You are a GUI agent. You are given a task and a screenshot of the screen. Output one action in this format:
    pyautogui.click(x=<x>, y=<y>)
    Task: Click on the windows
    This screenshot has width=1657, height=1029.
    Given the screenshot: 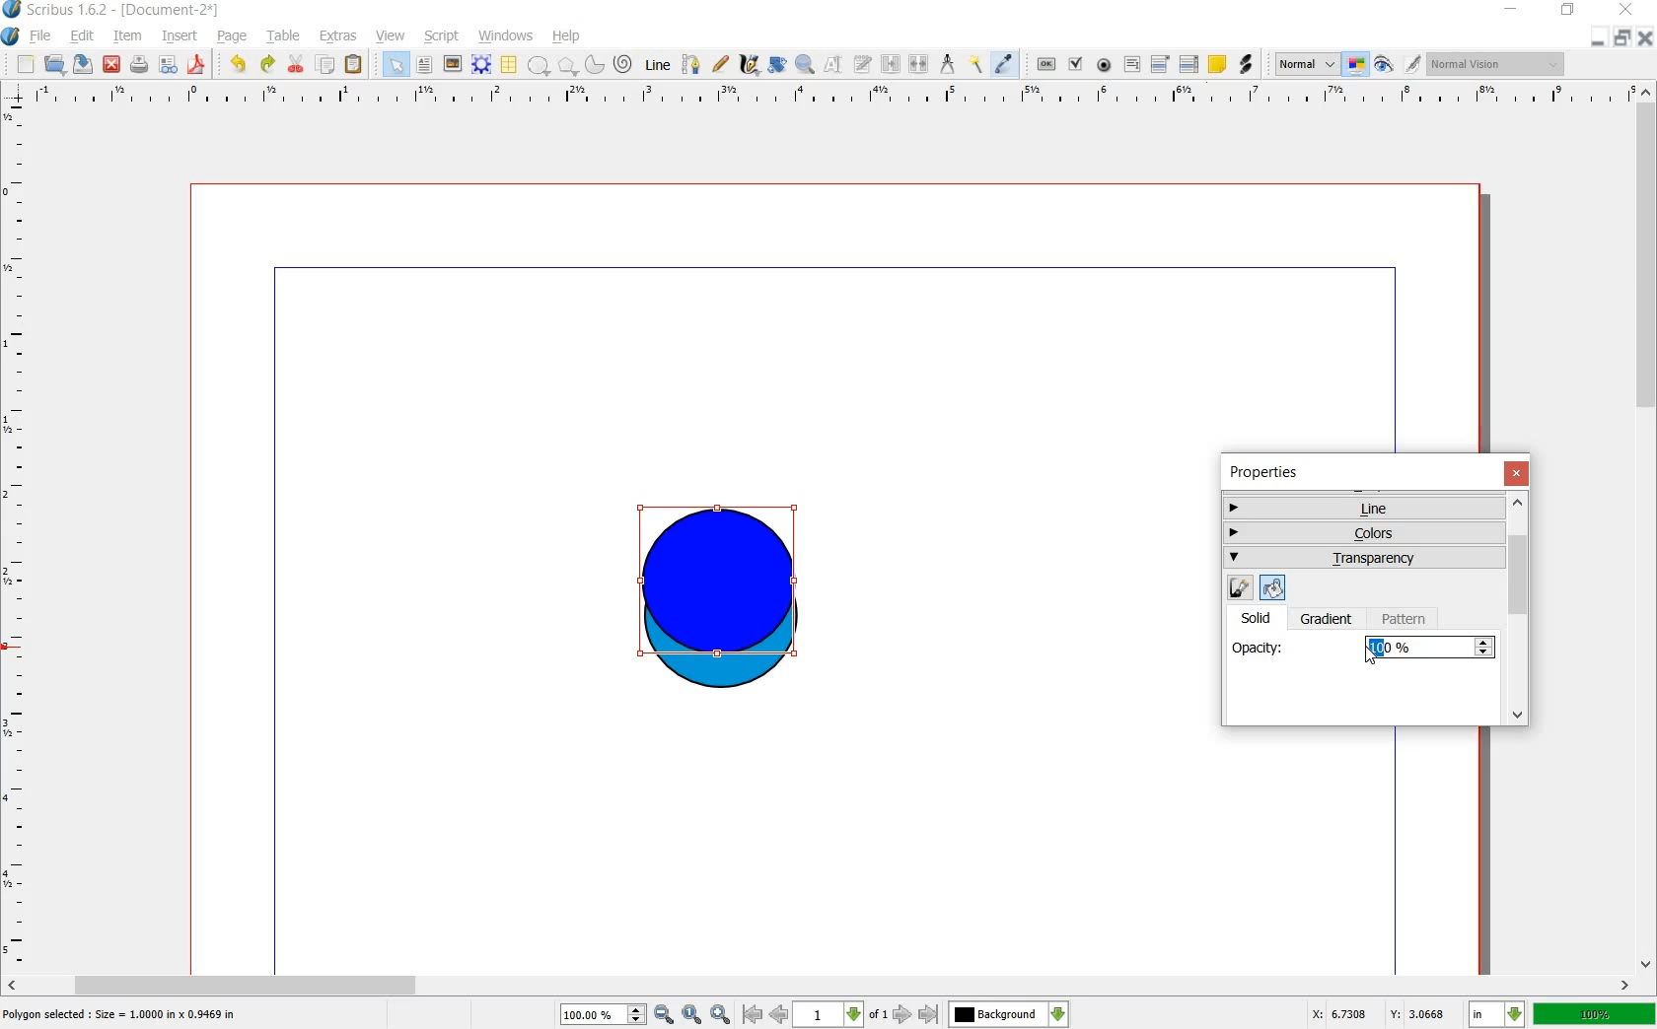 What is the action you would take?
    pyautogui.click(x=505, y=36)
    